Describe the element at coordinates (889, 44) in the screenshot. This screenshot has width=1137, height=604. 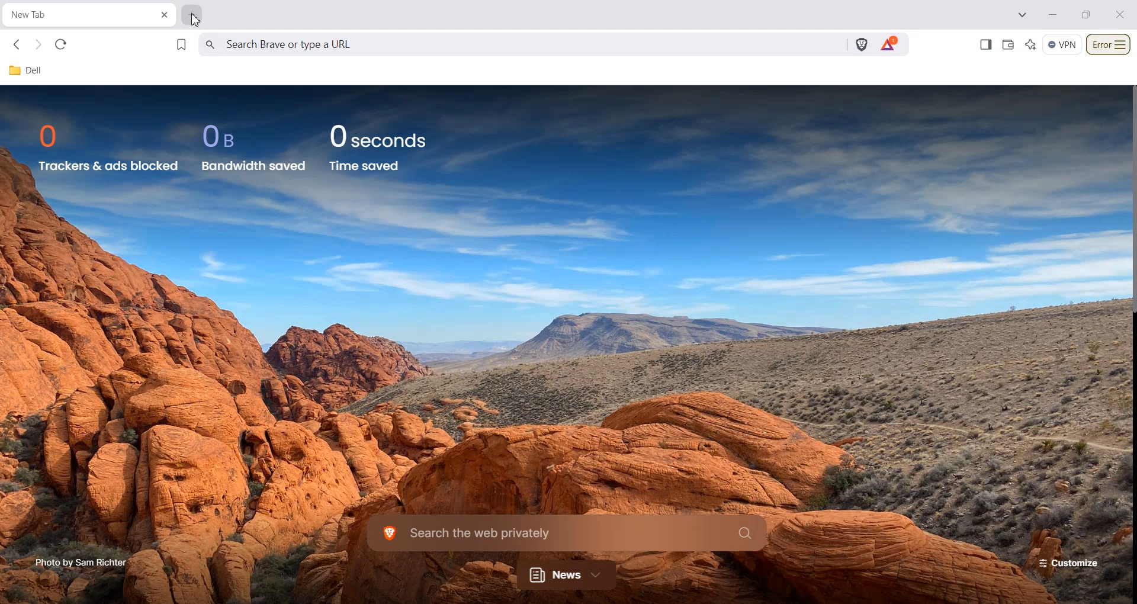
I see `Brave Rewards` at that location.